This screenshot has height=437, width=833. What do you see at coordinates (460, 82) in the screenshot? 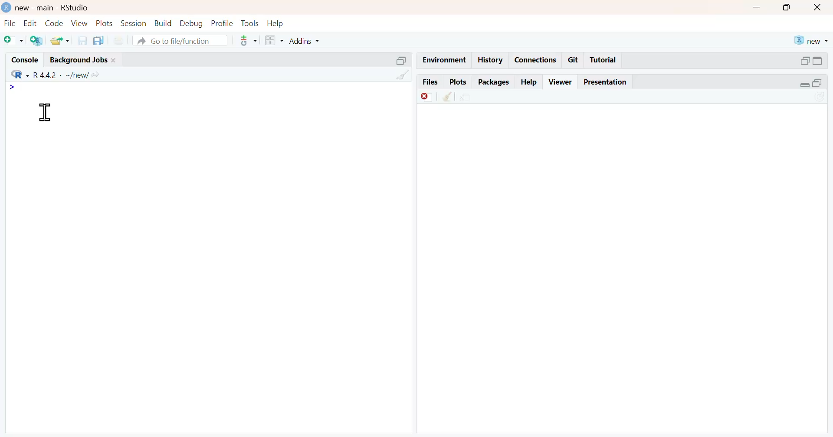
I see `plots` at bounding box center [460, 82].